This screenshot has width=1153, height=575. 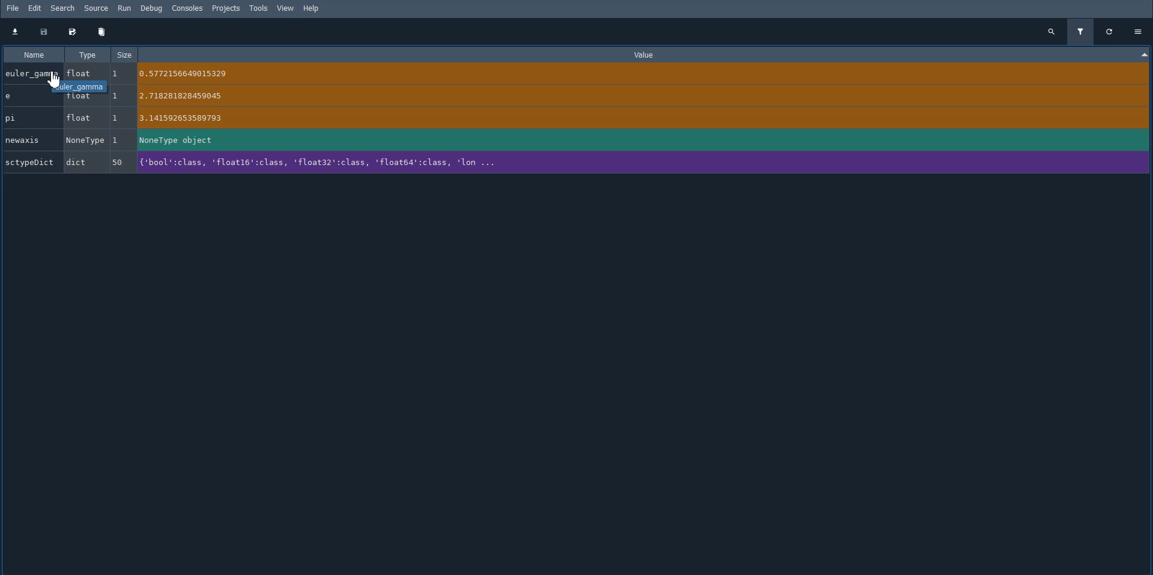 I want to click on Source, so click(x=95, y=7).